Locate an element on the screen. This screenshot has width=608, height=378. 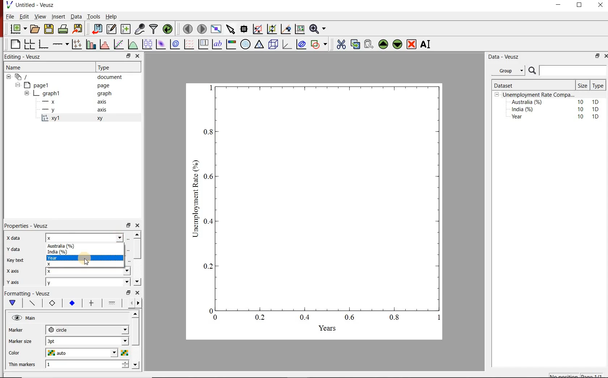
key text is located at coordinates (15, 260).